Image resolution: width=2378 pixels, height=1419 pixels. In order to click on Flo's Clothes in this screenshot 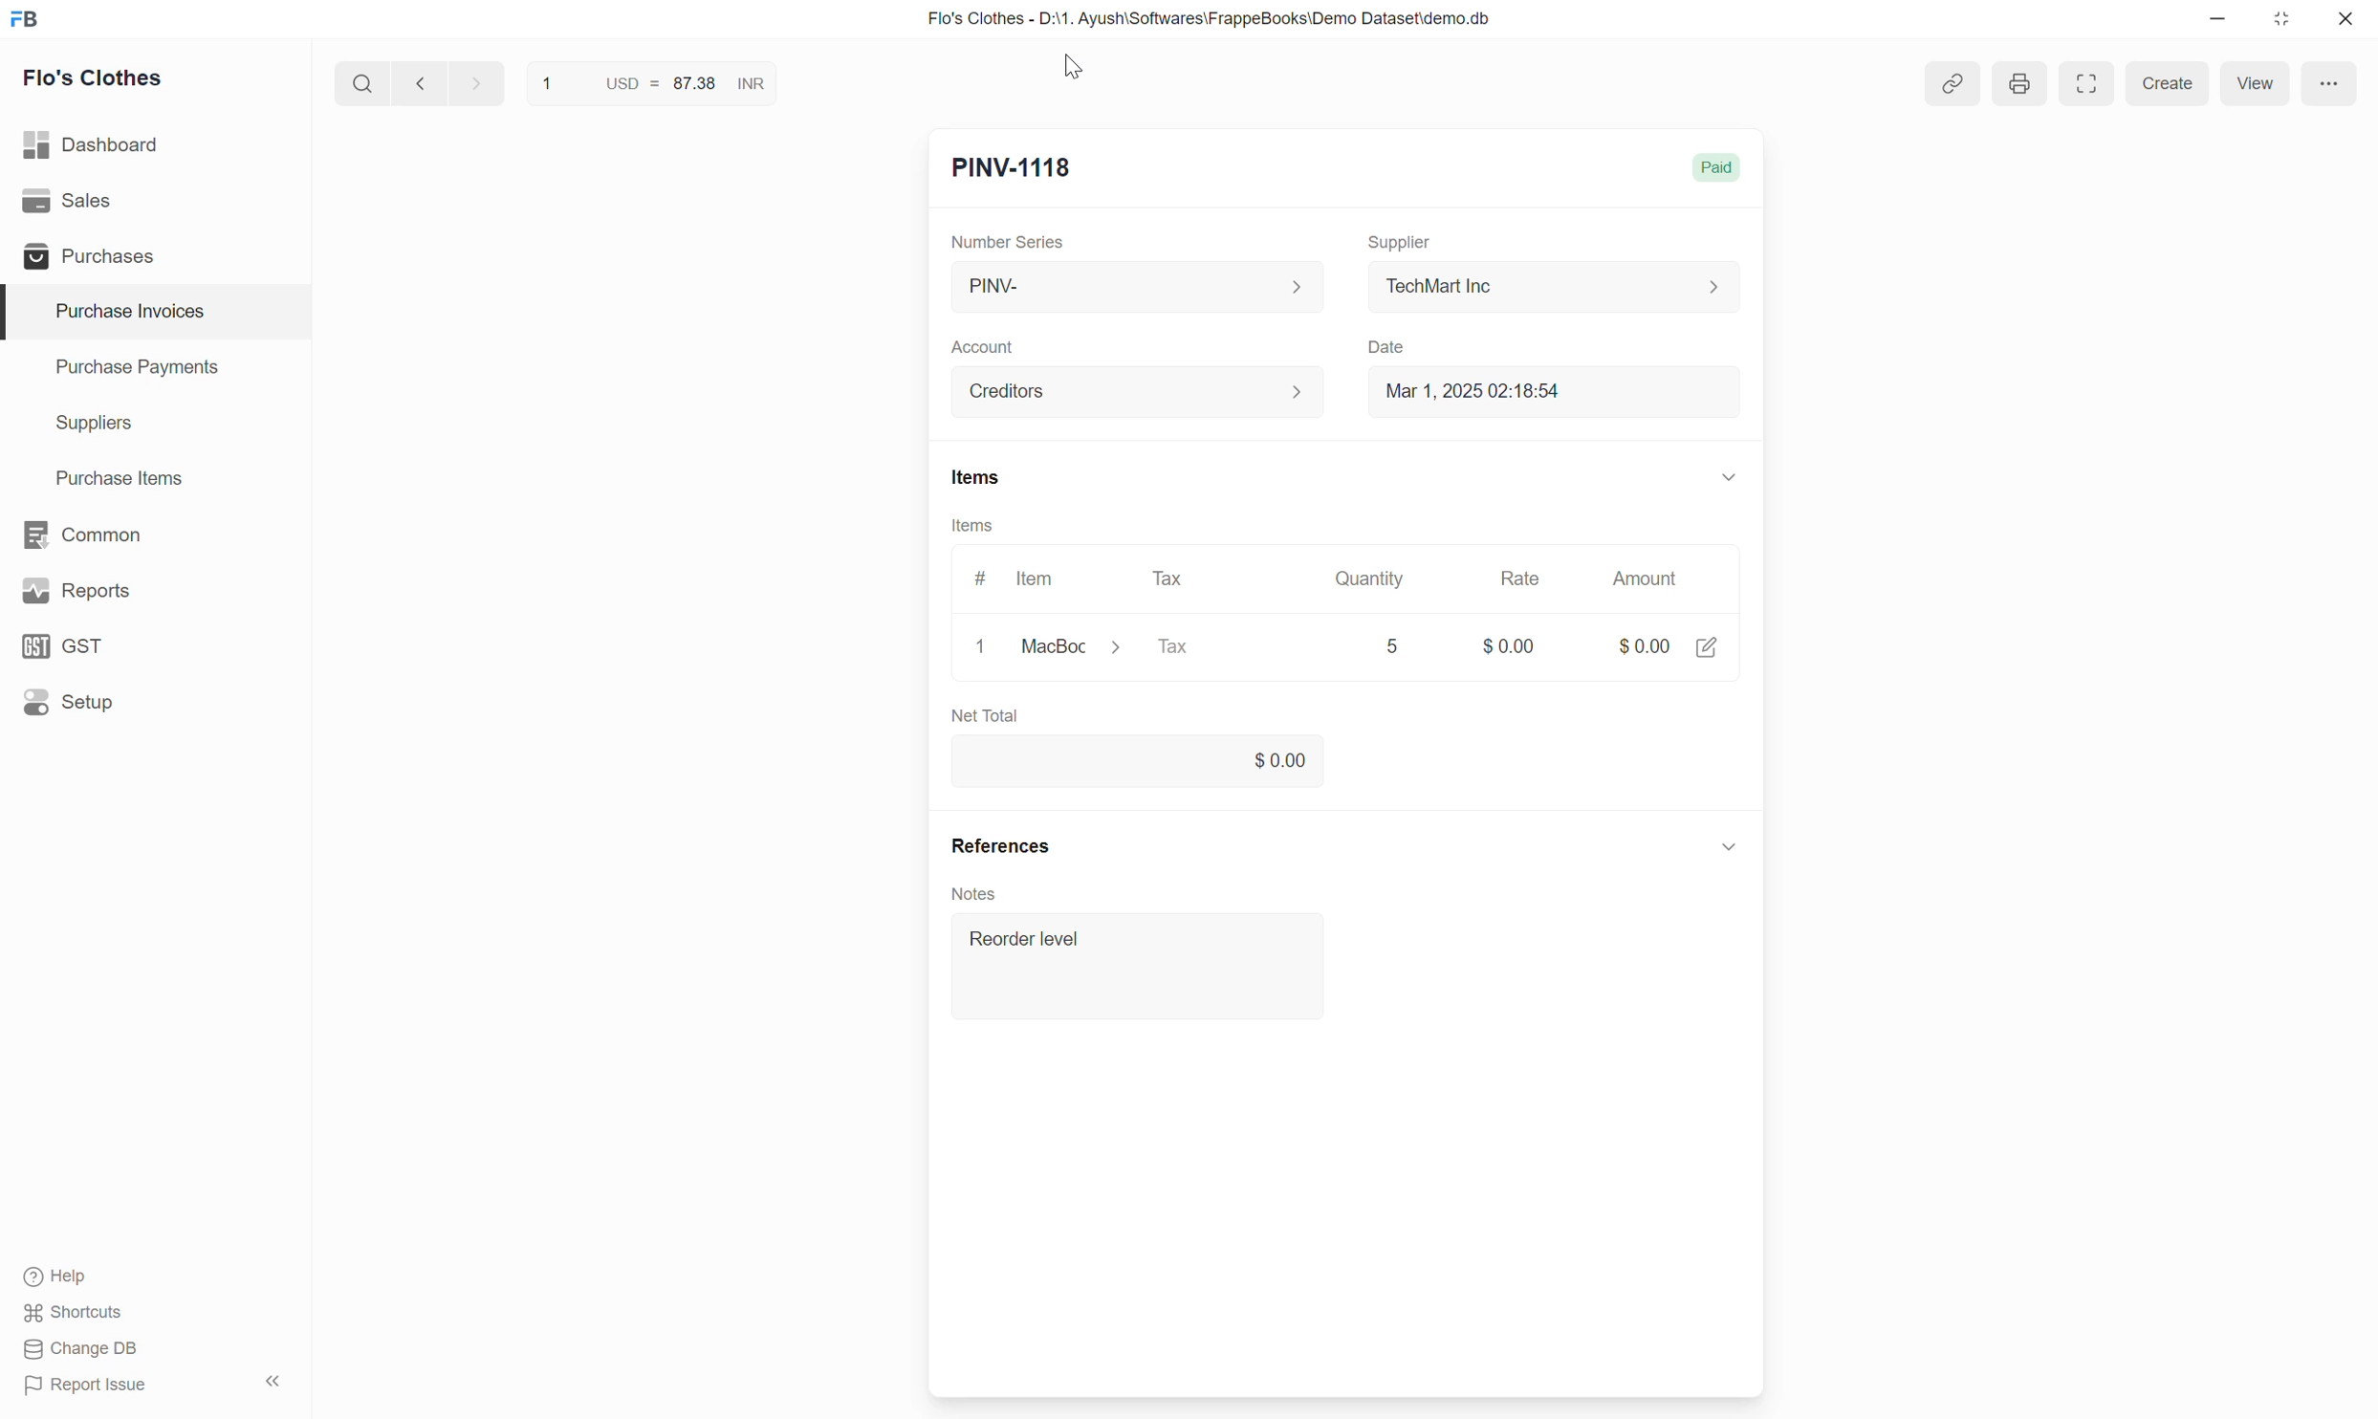, I will do `click(94, 78)`.